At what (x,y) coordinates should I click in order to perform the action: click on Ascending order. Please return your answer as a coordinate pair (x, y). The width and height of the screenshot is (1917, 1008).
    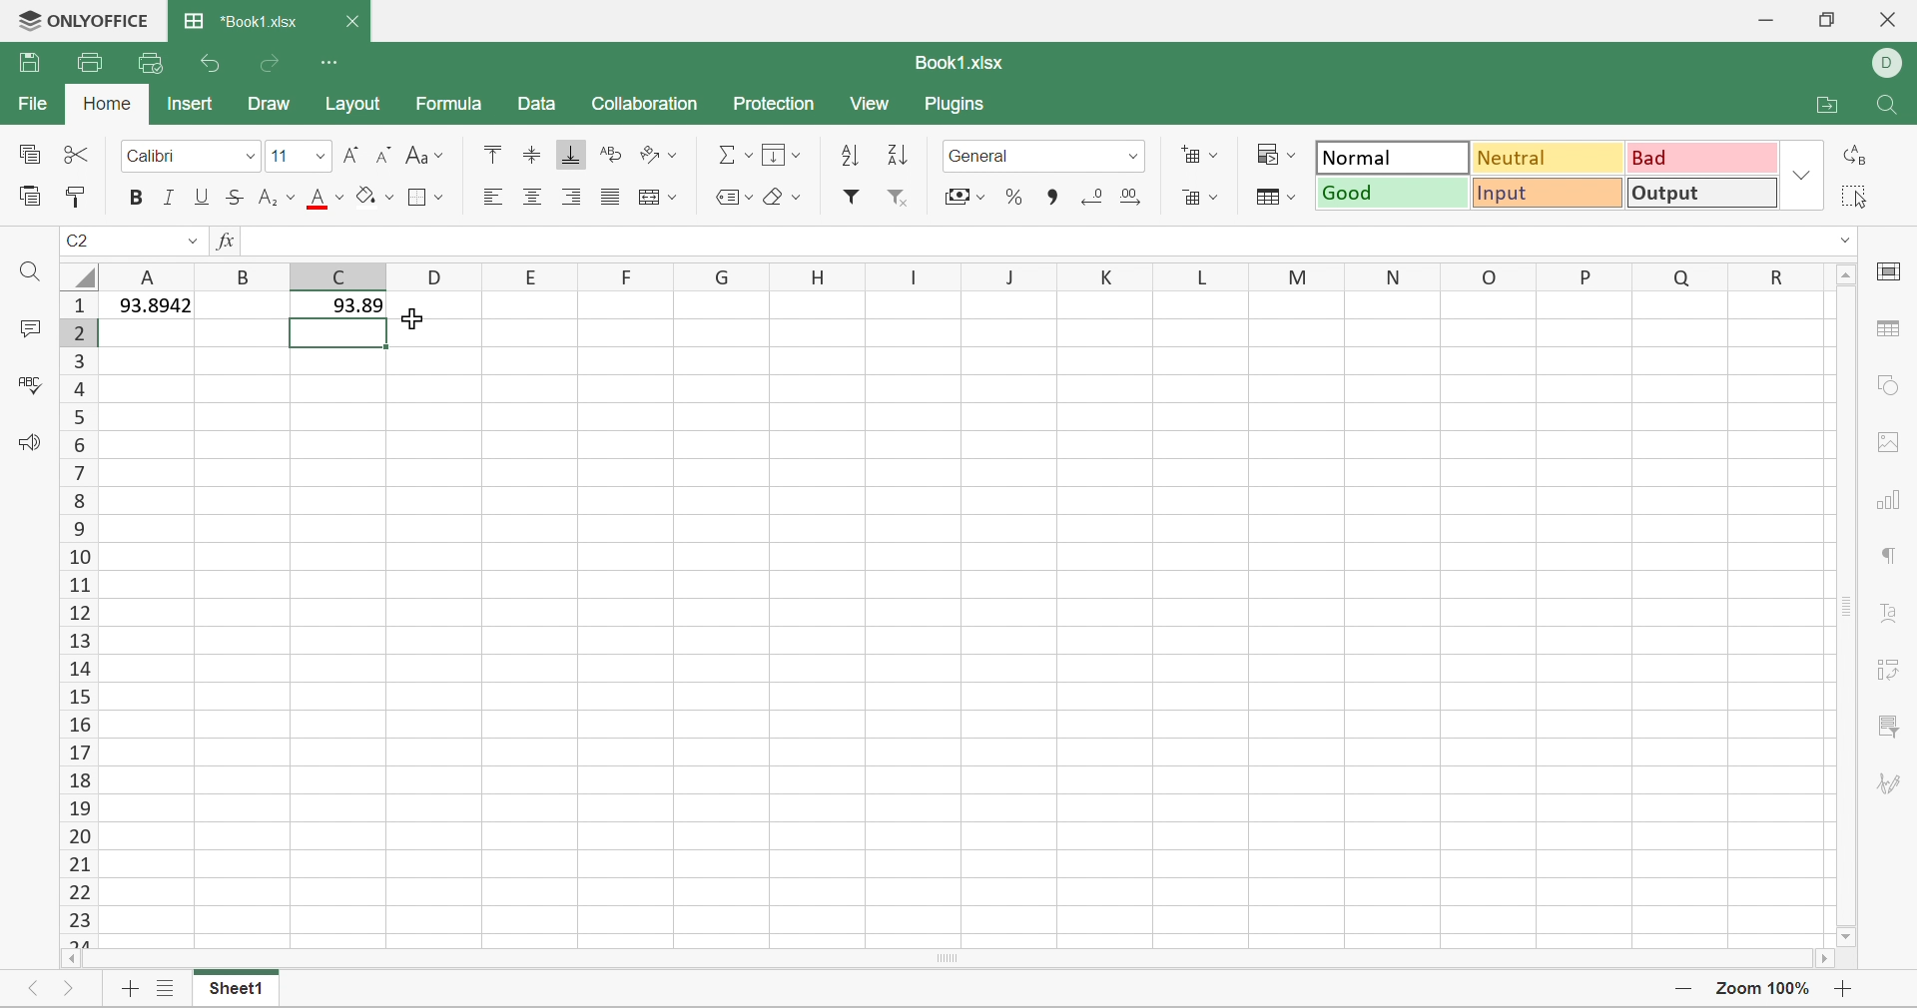
    Looking at the image, I should click on (851, 153).